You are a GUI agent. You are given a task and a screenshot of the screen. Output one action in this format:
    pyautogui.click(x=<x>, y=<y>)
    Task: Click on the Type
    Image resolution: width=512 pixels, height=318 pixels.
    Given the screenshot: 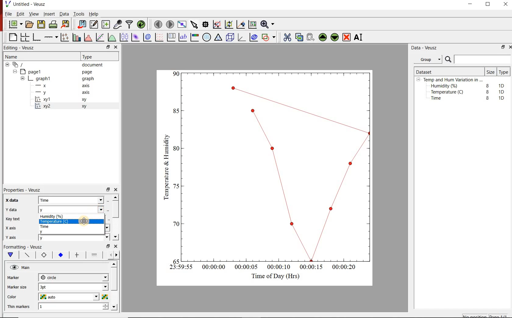 What is the action you would take?
    pyautogui.click(x=504, y=72)
    